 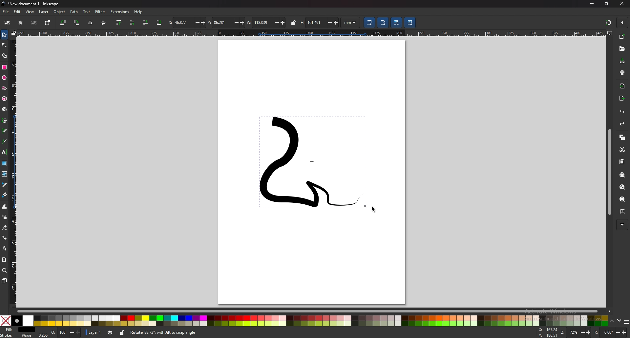 What do you see at coordinates (621, 174) in the screenshot?
I see `zoom selection` at bounding box center [621, 174].